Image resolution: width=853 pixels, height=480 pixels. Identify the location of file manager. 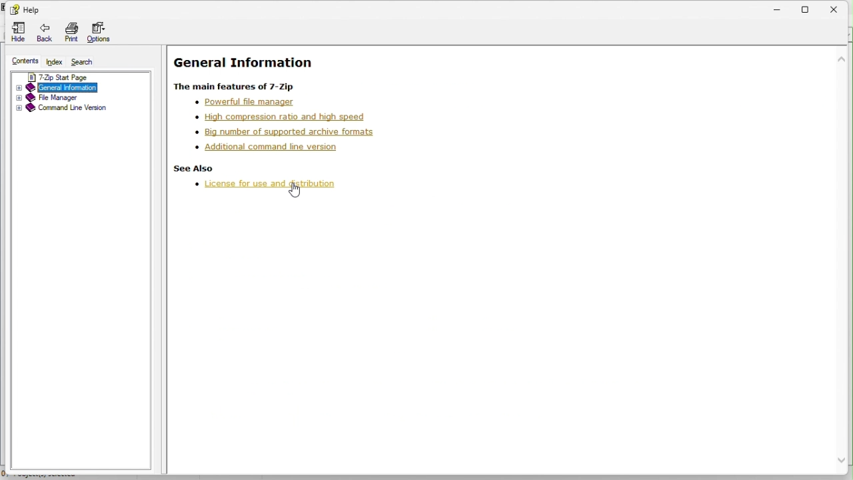
(82, 98).